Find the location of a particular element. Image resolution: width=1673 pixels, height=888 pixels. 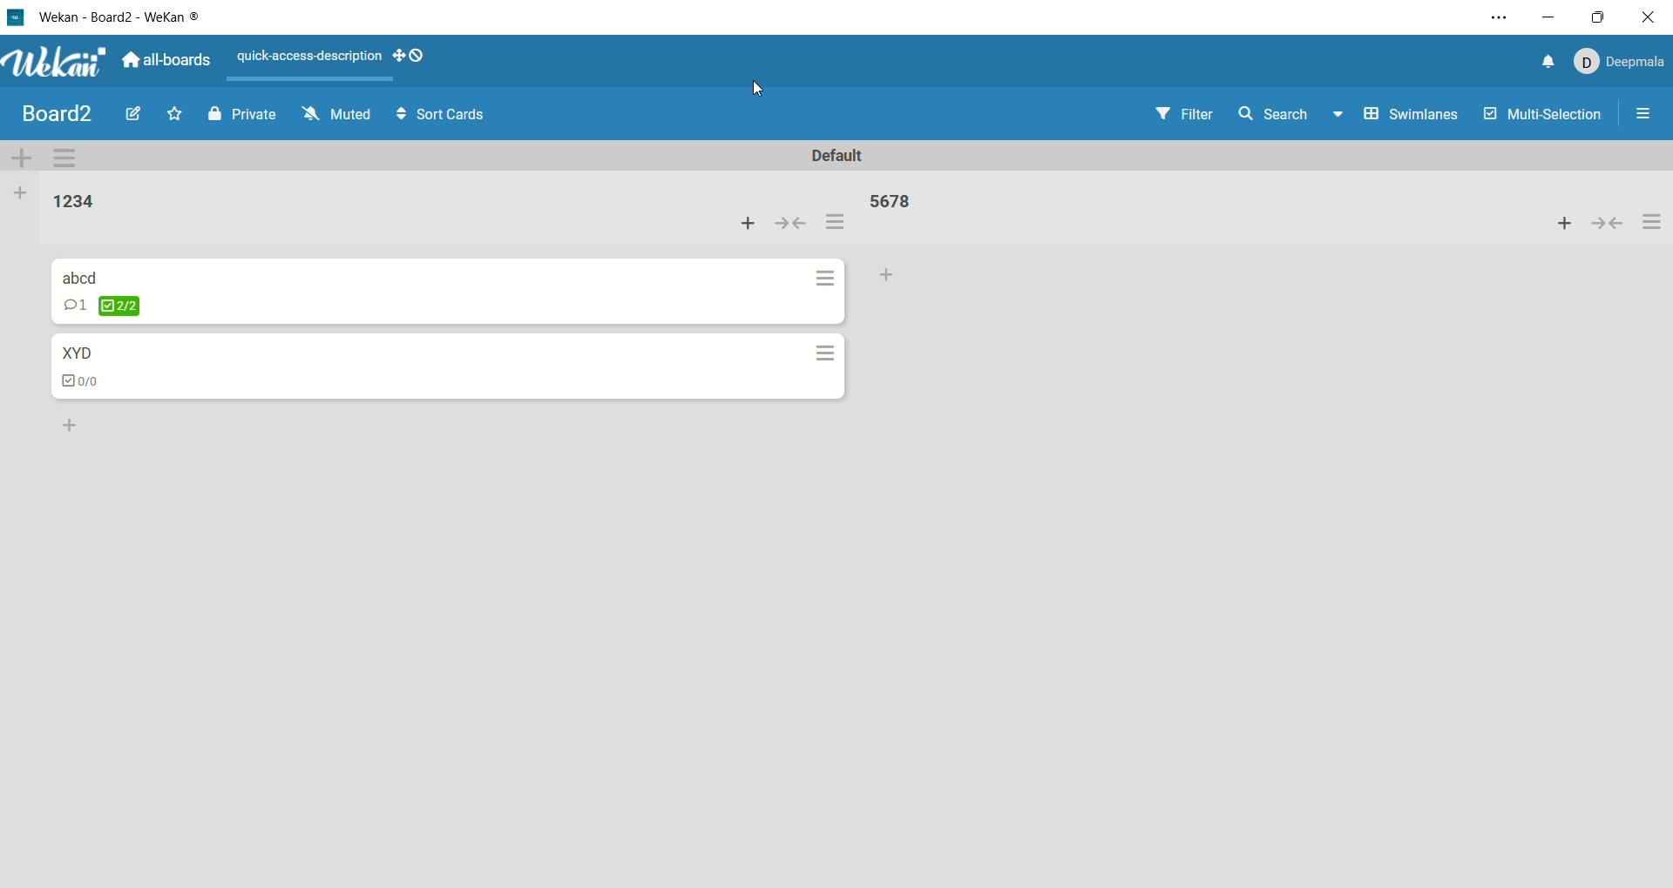

checklist is located at coordinates (119, 306).